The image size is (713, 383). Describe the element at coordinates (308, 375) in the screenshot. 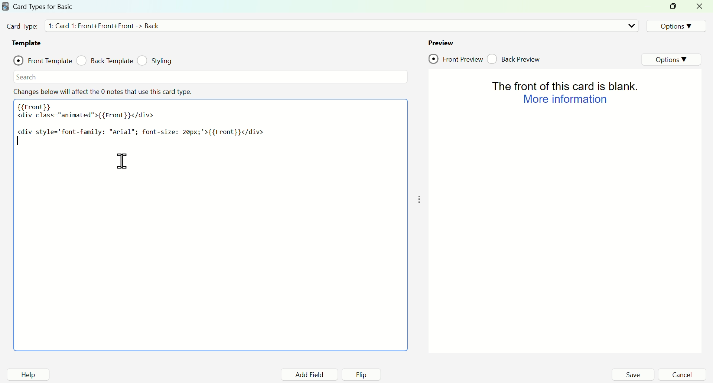

I see `add field` at that location.